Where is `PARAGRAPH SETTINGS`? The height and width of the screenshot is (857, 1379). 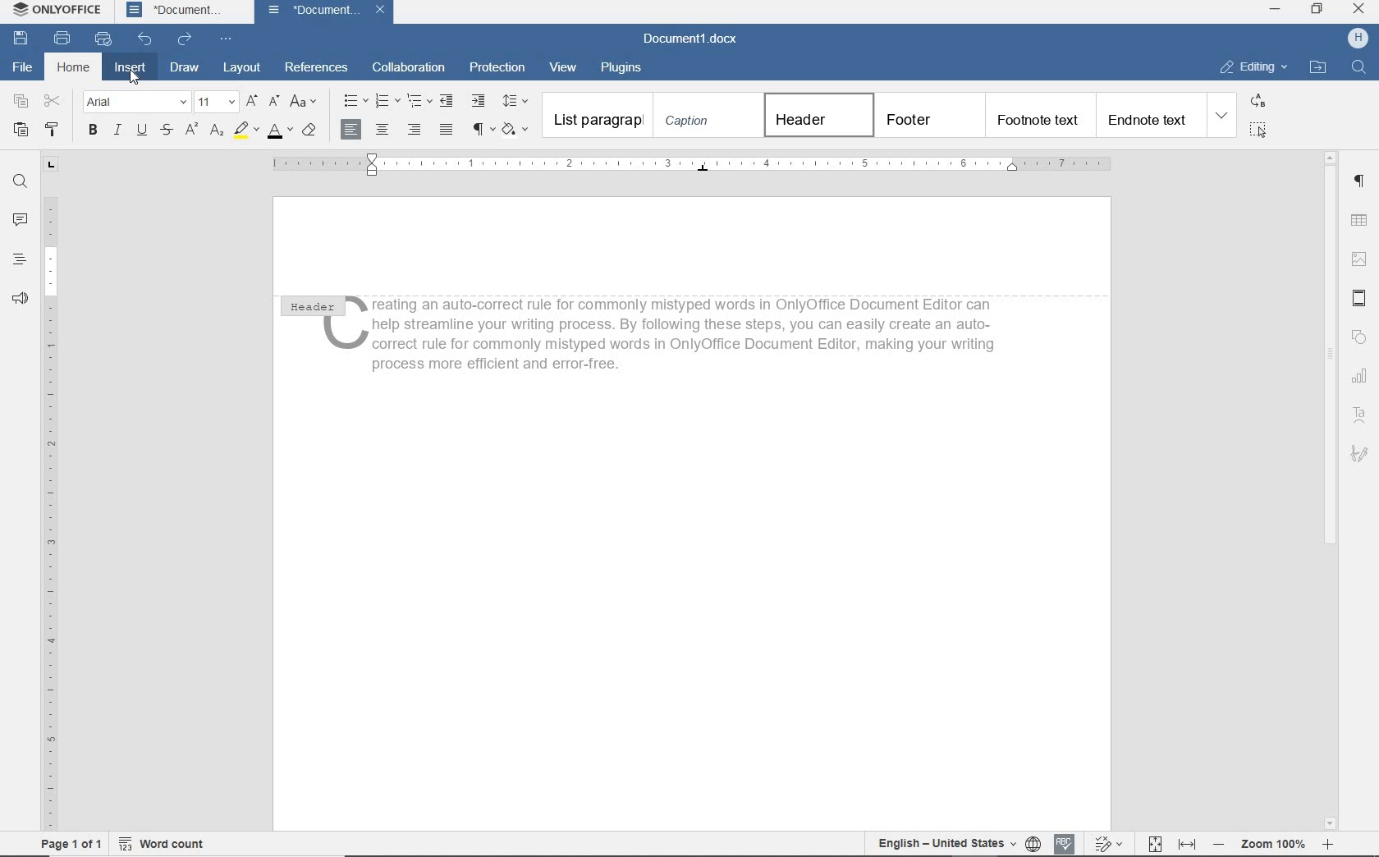 PARAGRAPH SETTINGS is located at coordinates (1358, 181).